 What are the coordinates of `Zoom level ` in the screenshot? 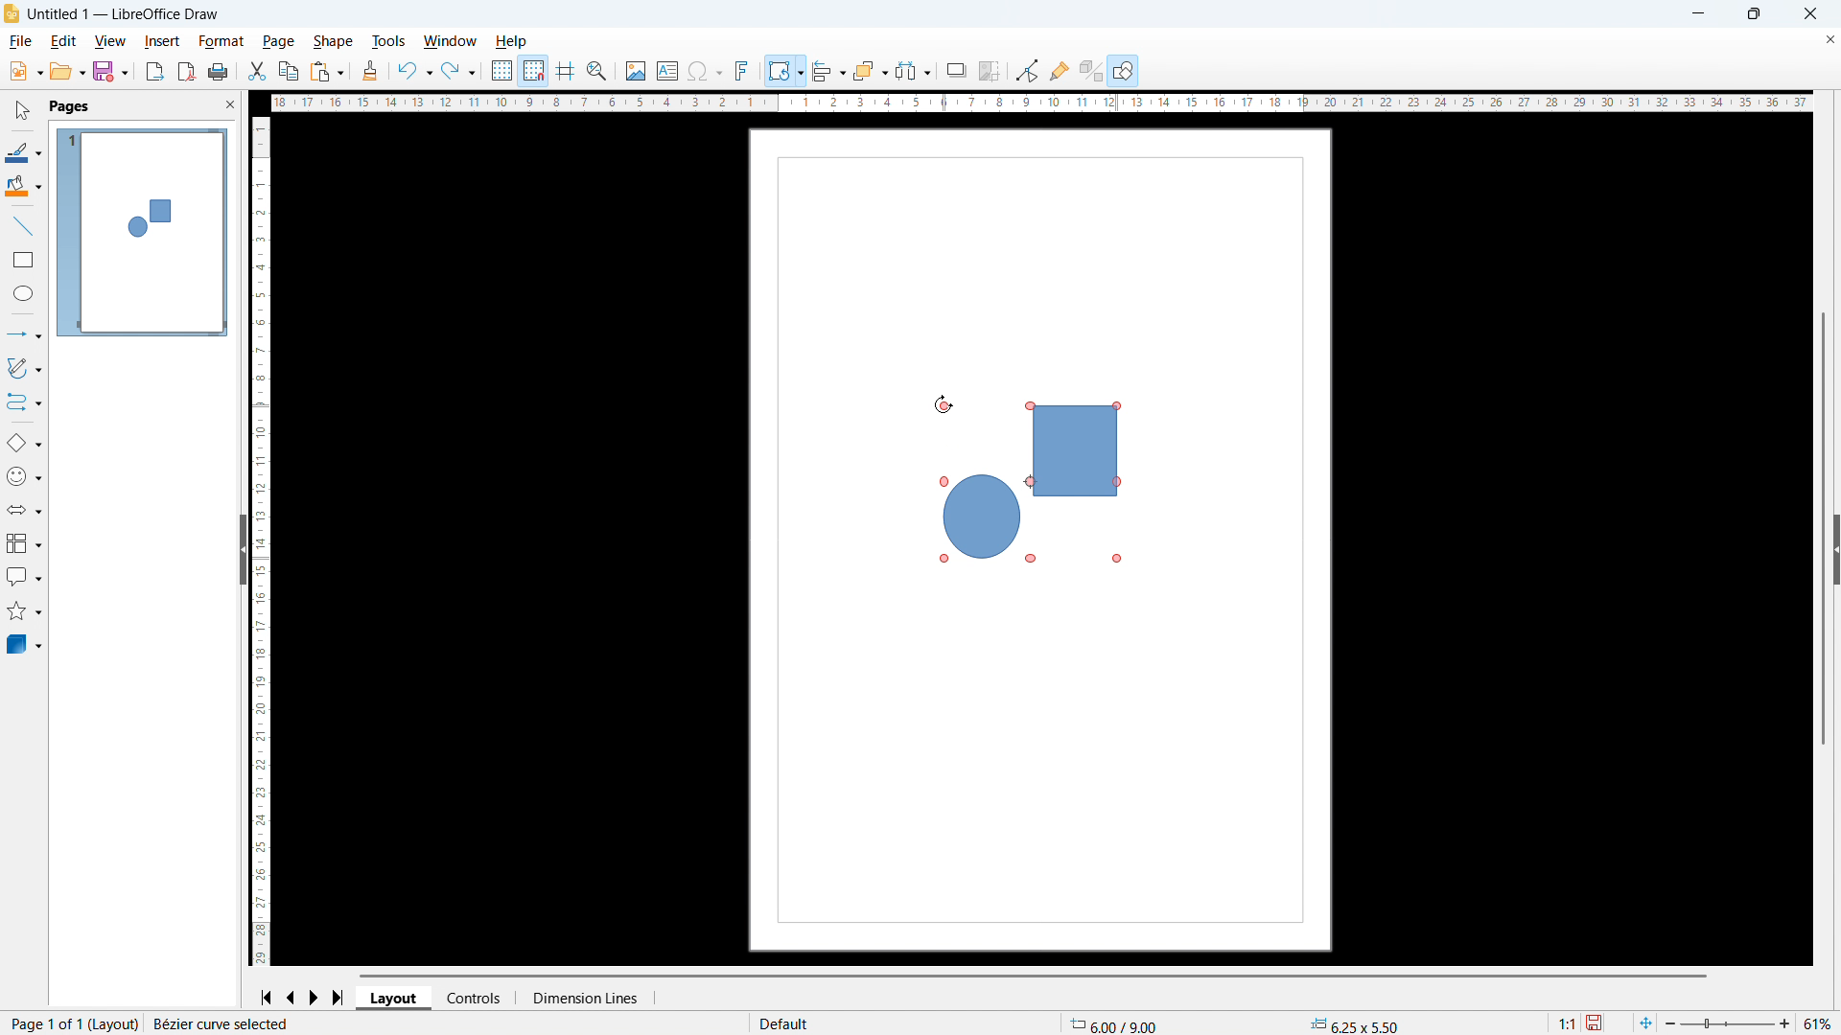 It's located at (1817, 1023).